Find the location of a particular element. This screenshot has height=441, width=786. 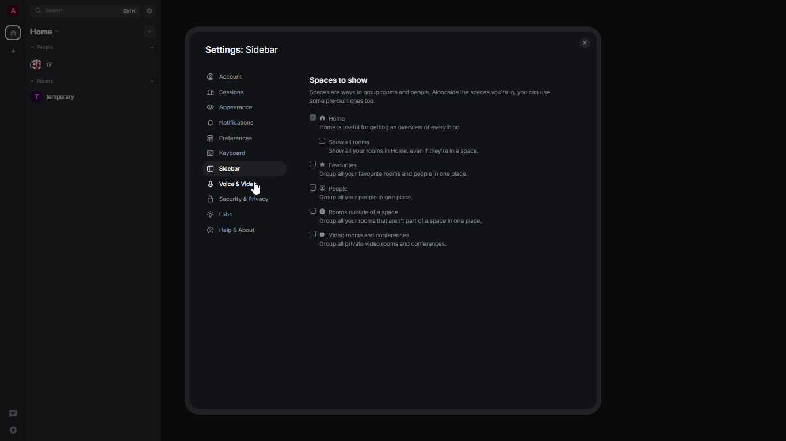

home is located at coordinates (13, 33).